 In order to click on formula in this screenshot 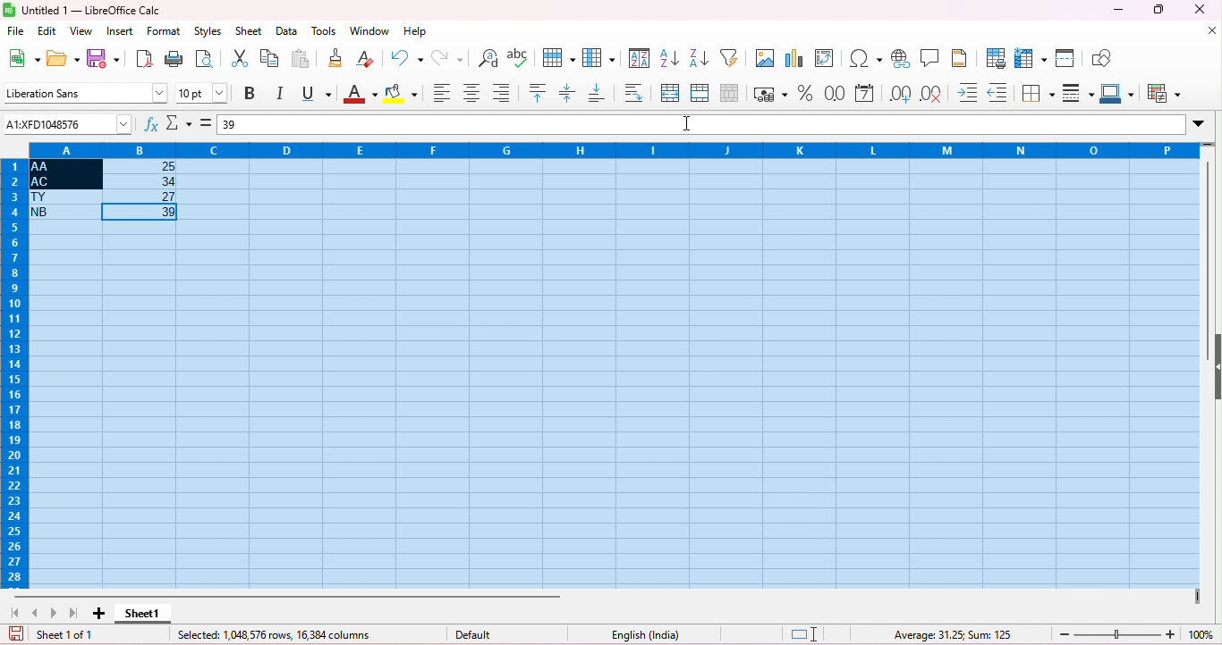, I will do `click(954, 634)`.